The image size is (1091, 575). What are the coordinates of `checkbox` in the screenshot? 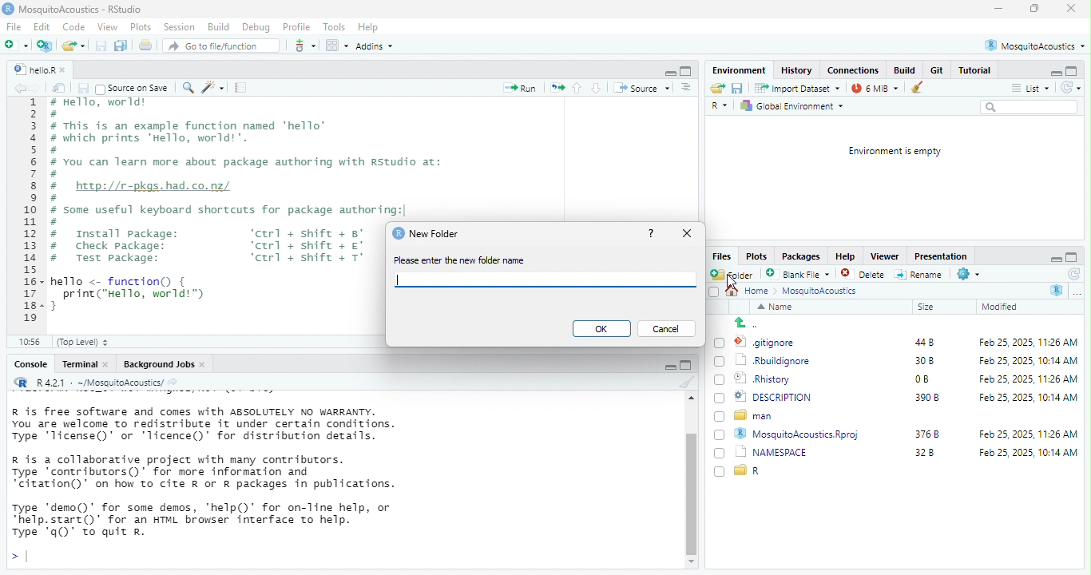 It's located at (720, 342).